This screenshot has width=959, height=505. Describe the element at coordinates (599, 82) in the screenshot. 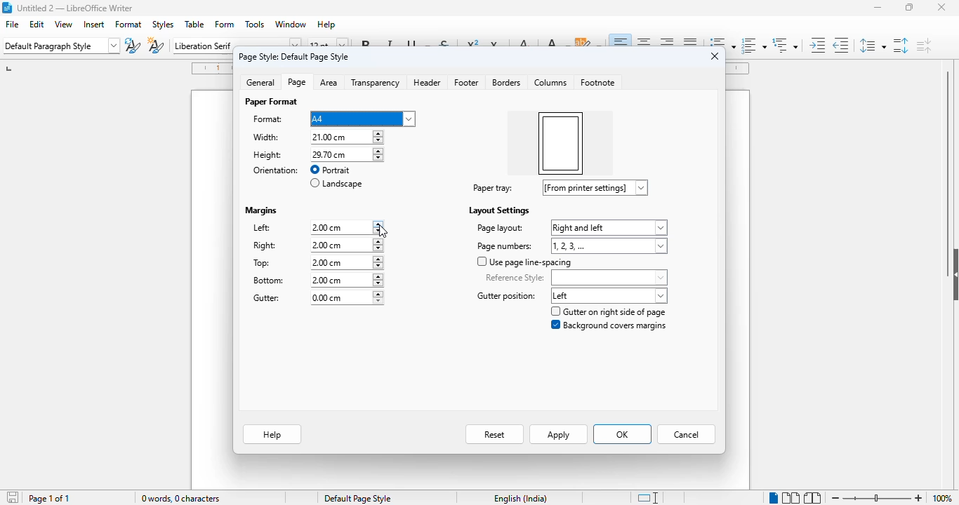

I see `footnote` at that location.